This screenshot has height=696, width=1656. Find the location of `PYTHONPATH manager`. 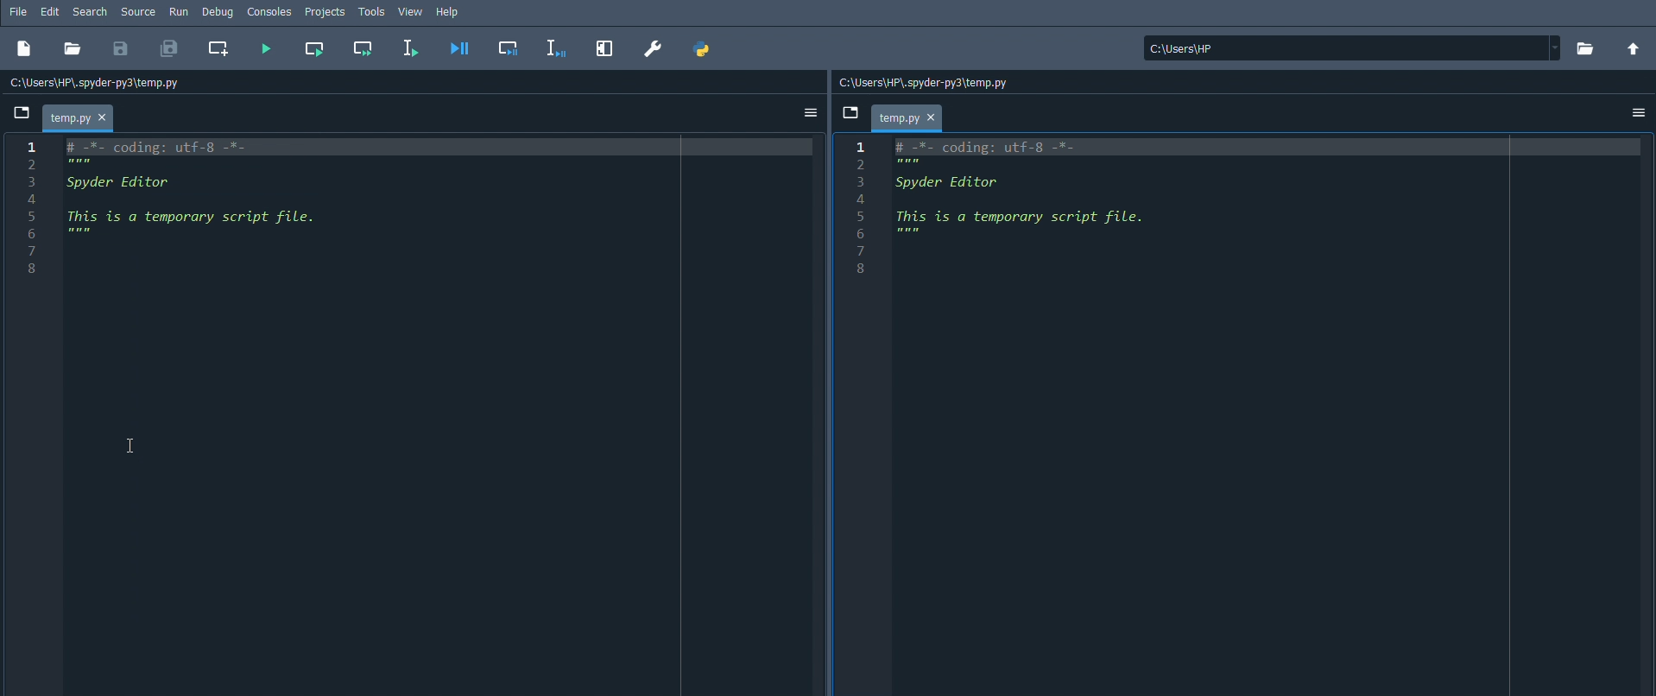

PYTHONPATH manager is located at coordinates (704, 50).